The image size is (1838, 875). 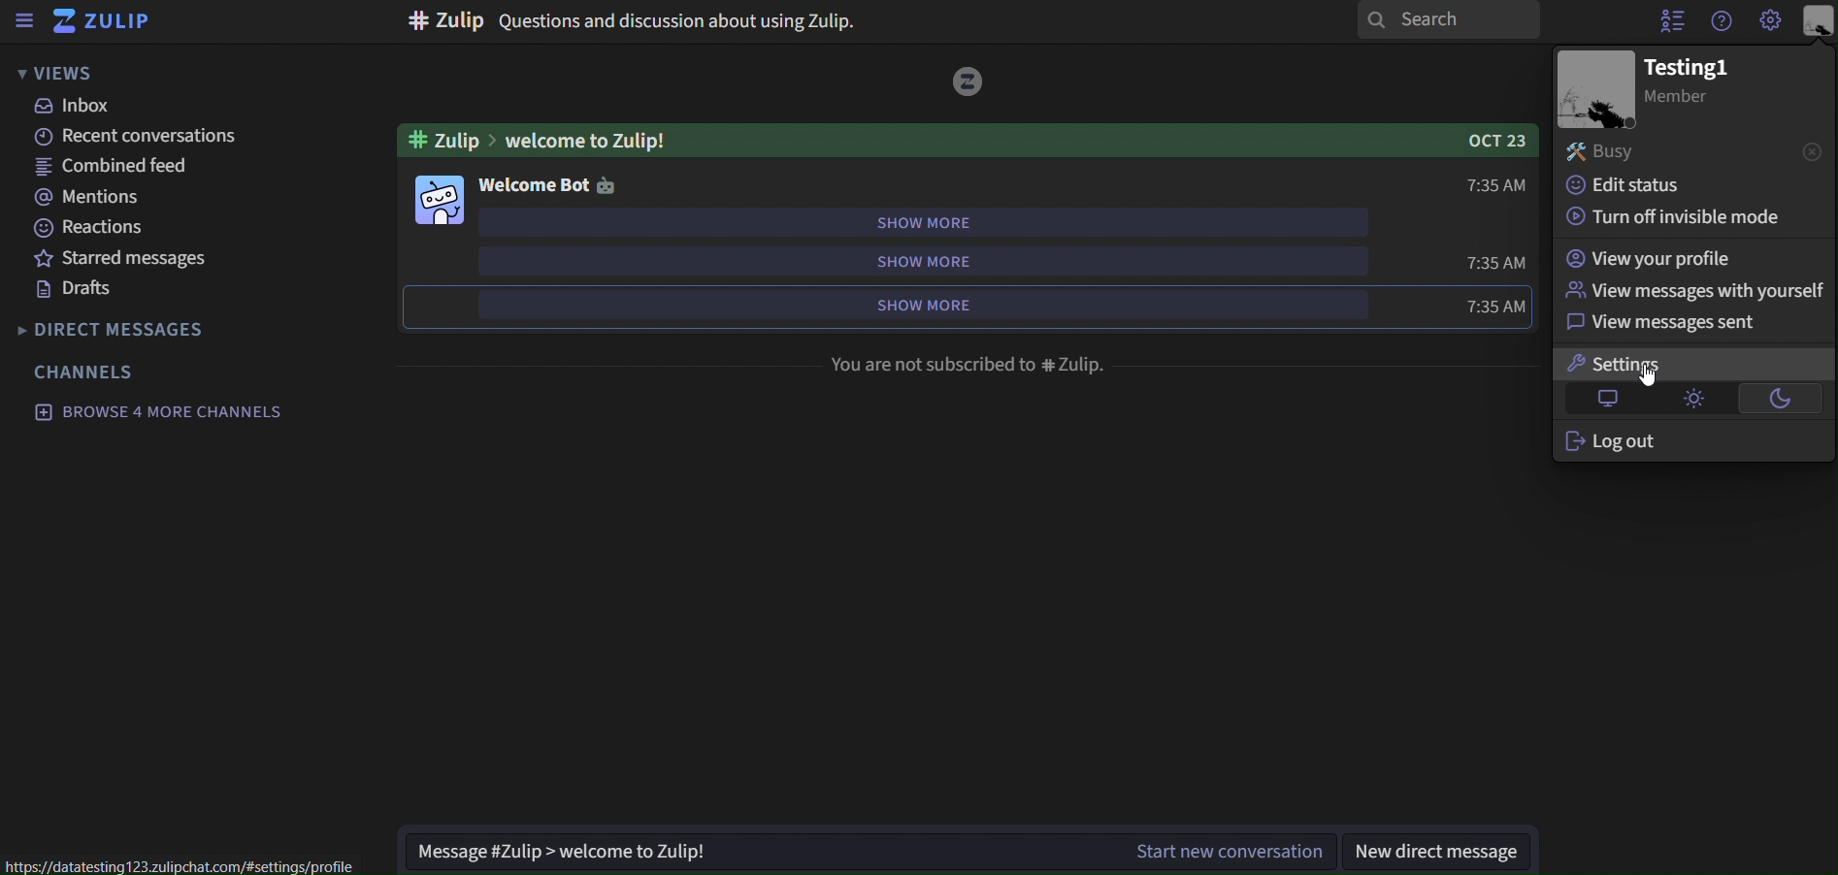 I want to click on view your profile, so click(x=1690, y=259).